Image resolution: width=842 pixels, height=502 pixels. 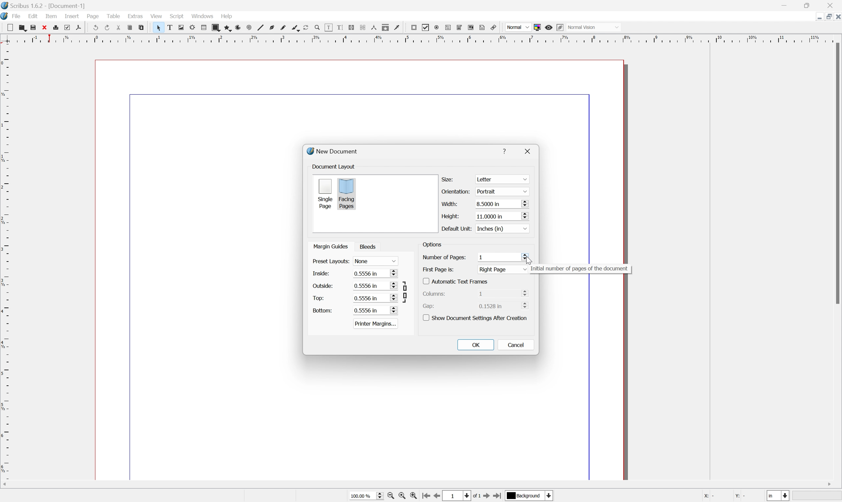 I want to click on letter, so click(x=502, y=179).